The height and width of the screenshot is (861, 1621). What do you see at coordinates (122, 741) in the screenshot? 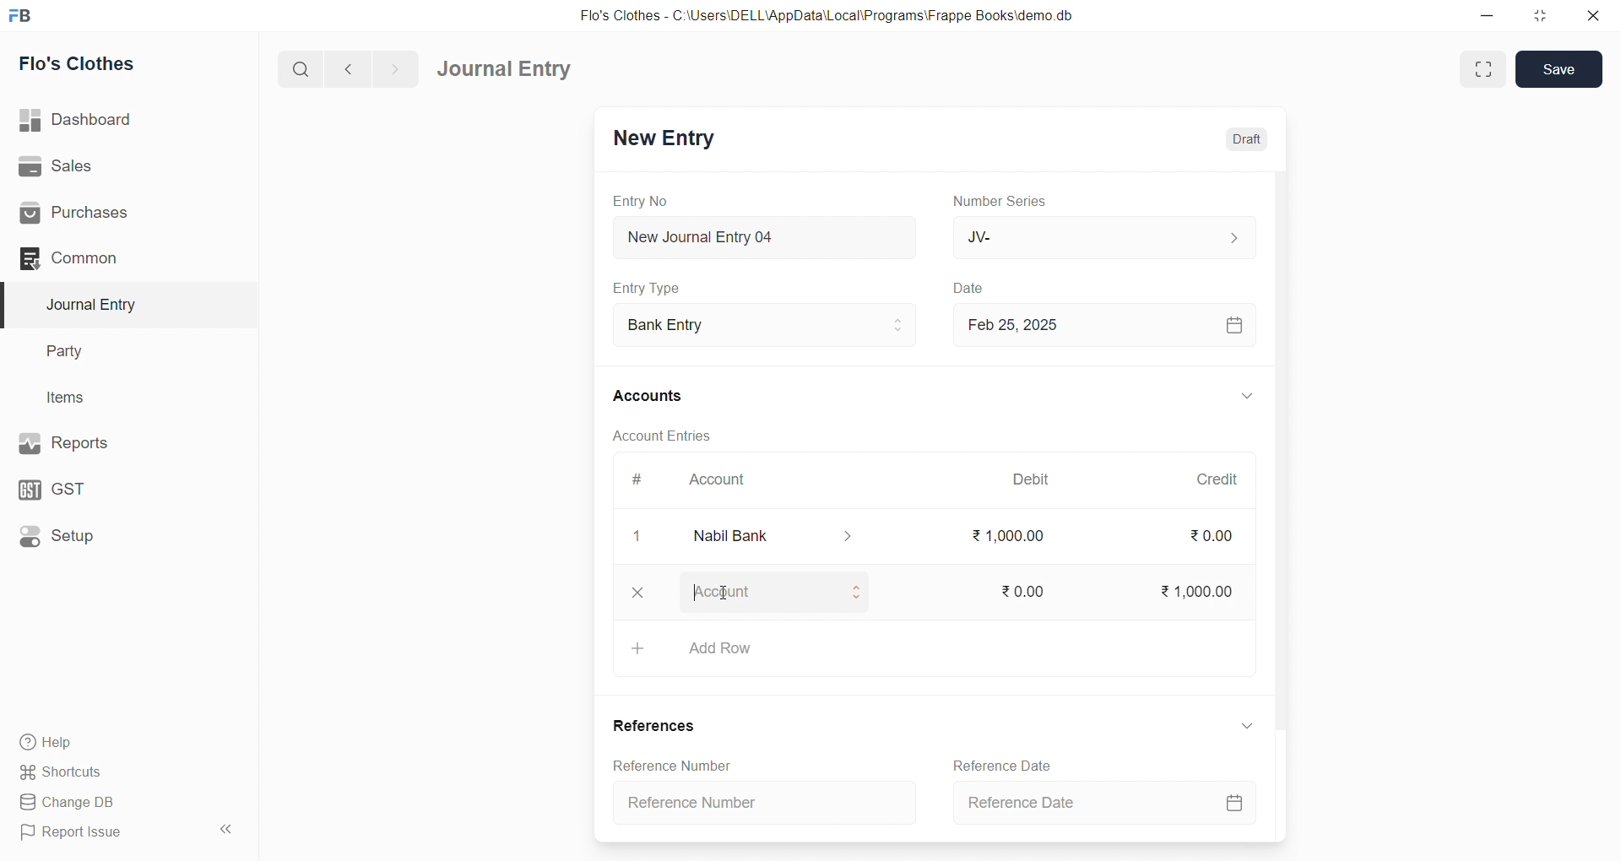
I see `Help` at bounding box center [122, 741].